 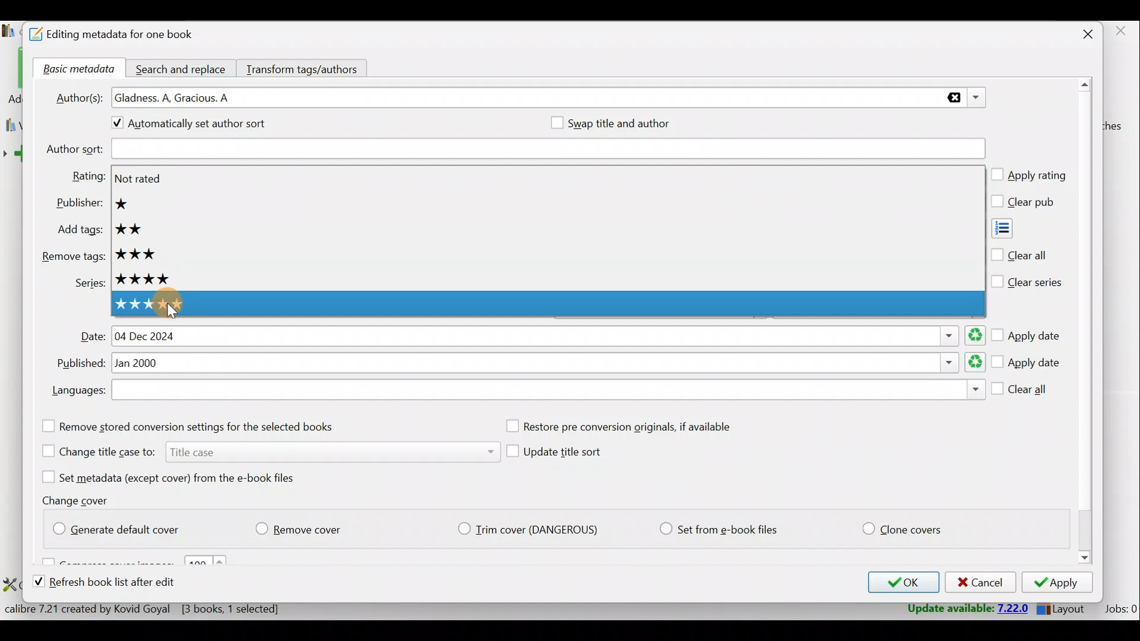 I want to click on Published:, so click(x=78, y=364).